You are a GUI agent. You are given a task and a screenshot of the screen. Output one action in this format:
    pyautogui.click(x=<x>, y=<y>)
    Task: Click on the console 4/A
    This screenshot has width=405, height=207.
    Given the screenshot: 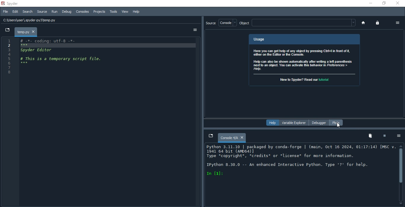 What is the action you would take?
    pyautogui.click(x=232, y=138)
    